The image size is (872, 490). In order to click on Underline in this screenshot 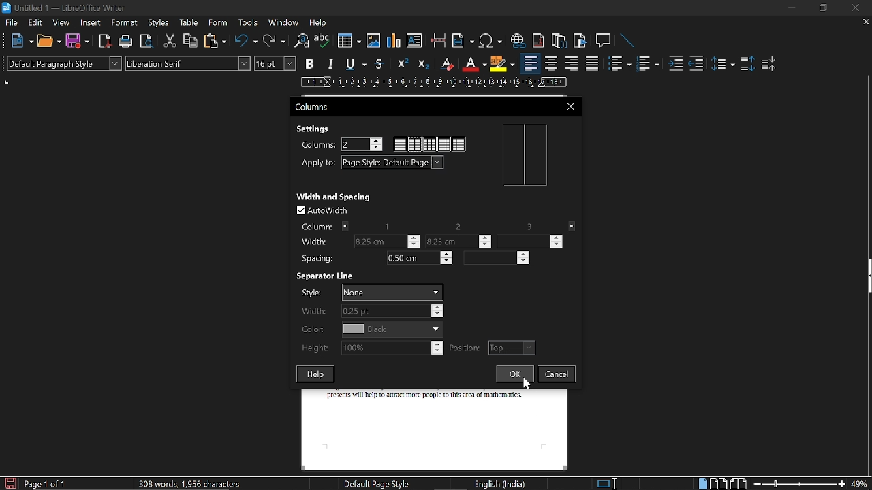, I will do `click(473, 65)`.